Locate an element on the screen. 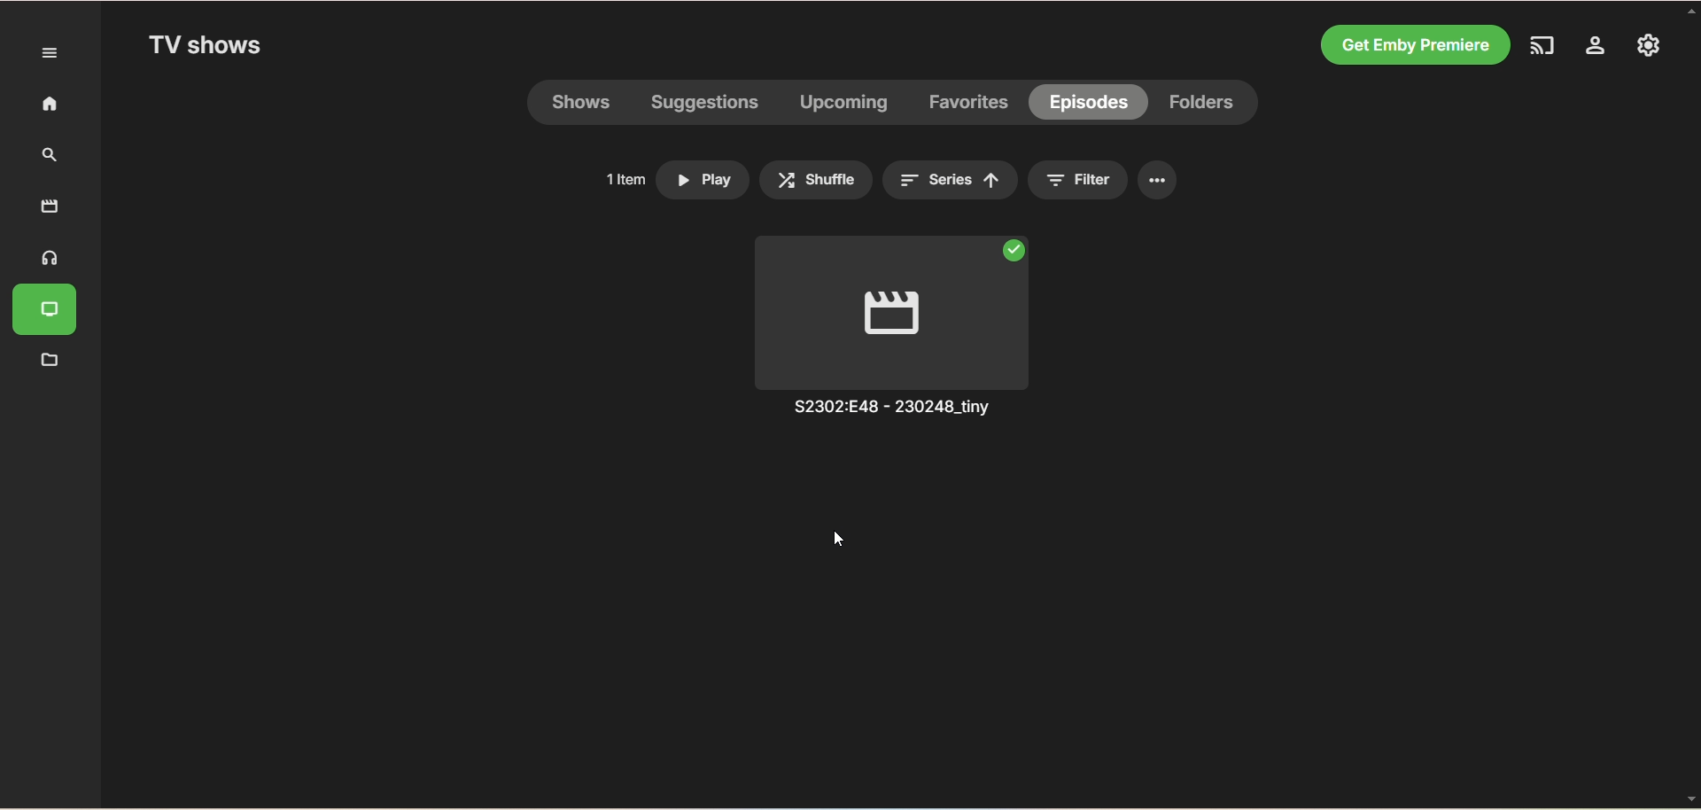  episode is located at coordinates (1088, 101).